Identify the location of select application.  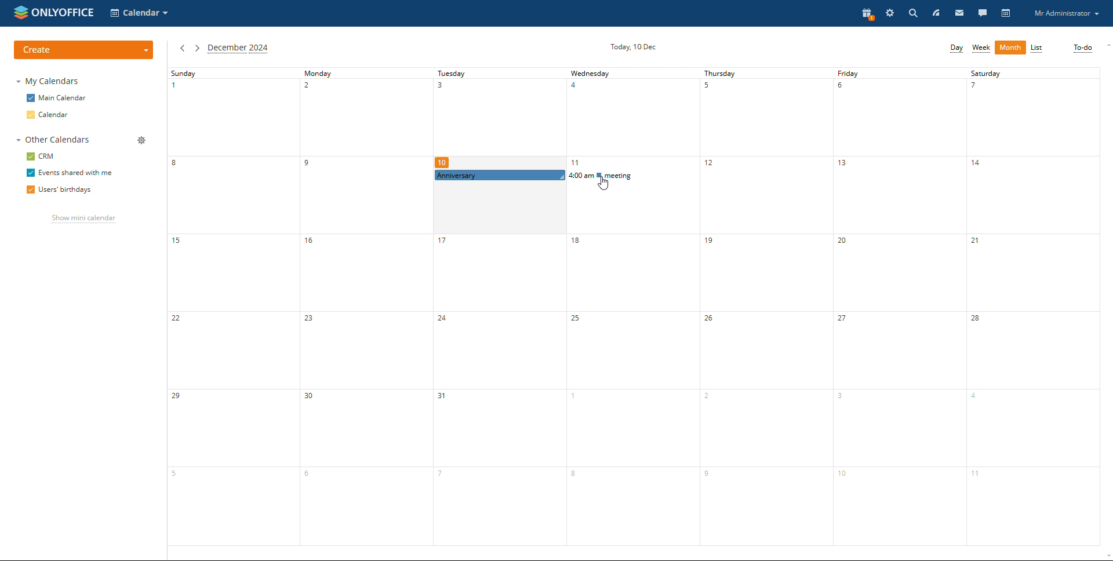
(140, 13).